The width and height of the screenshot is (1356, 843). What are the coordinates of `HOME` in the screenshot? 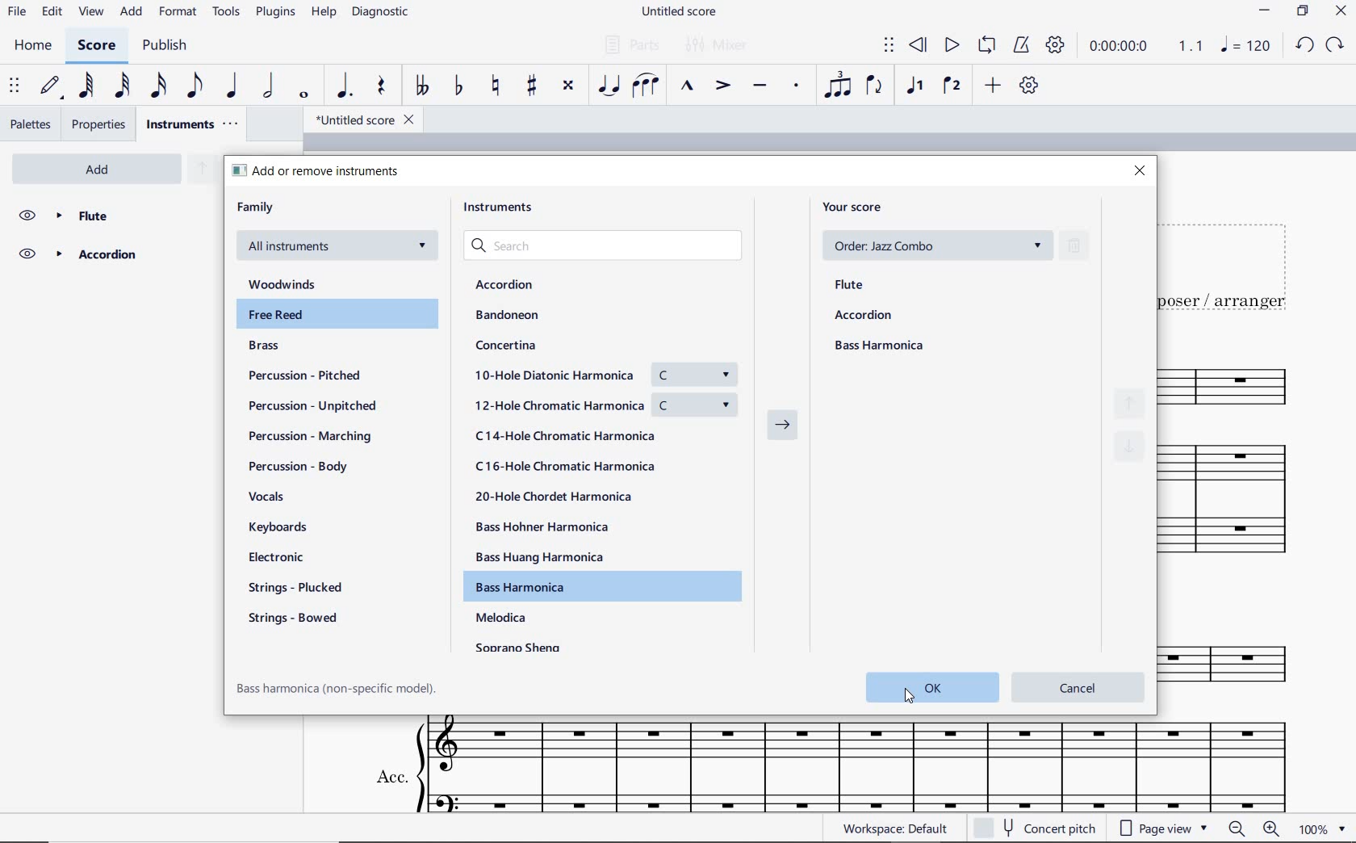 It's located at (33, 48).